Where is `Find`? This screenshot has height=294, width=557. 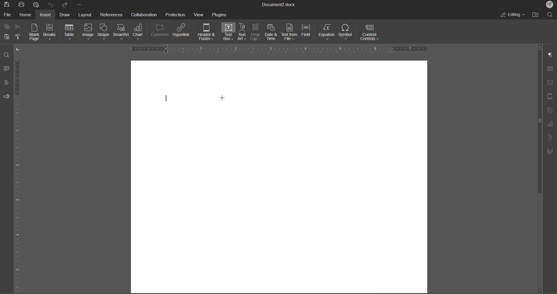 Find is located at coordinates (7, 55).